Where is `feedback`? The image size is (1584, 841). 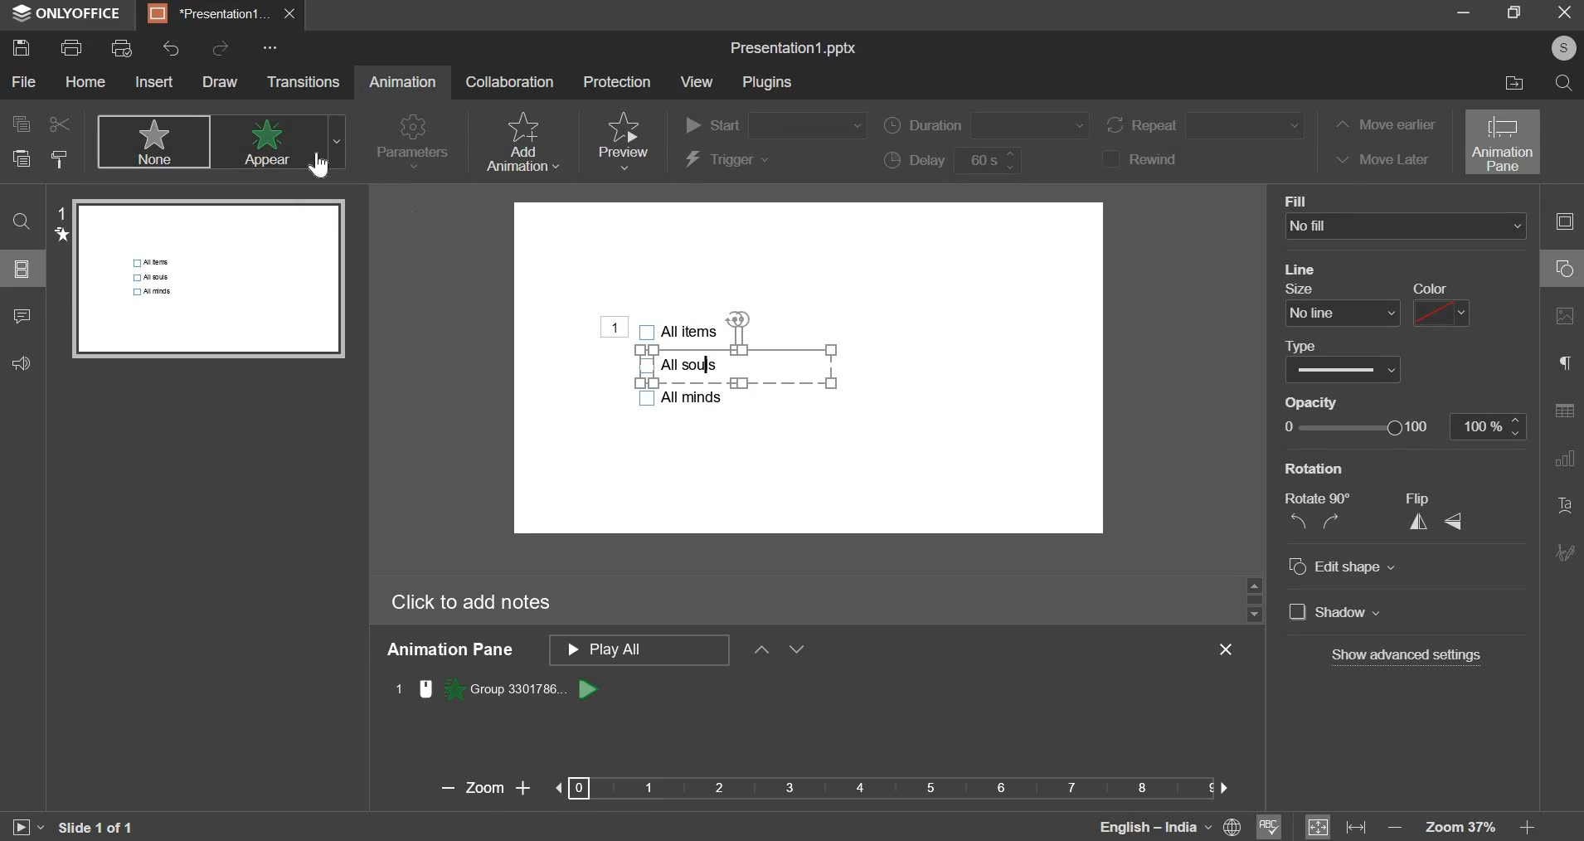
feedback is located at coordinates (29, 362).